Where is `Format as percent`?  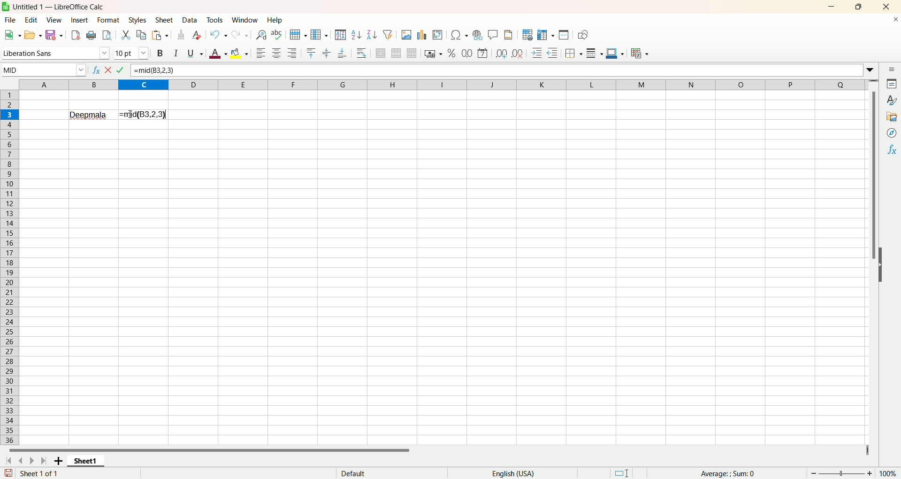
Format as percent is located at coordinates (452, 53).